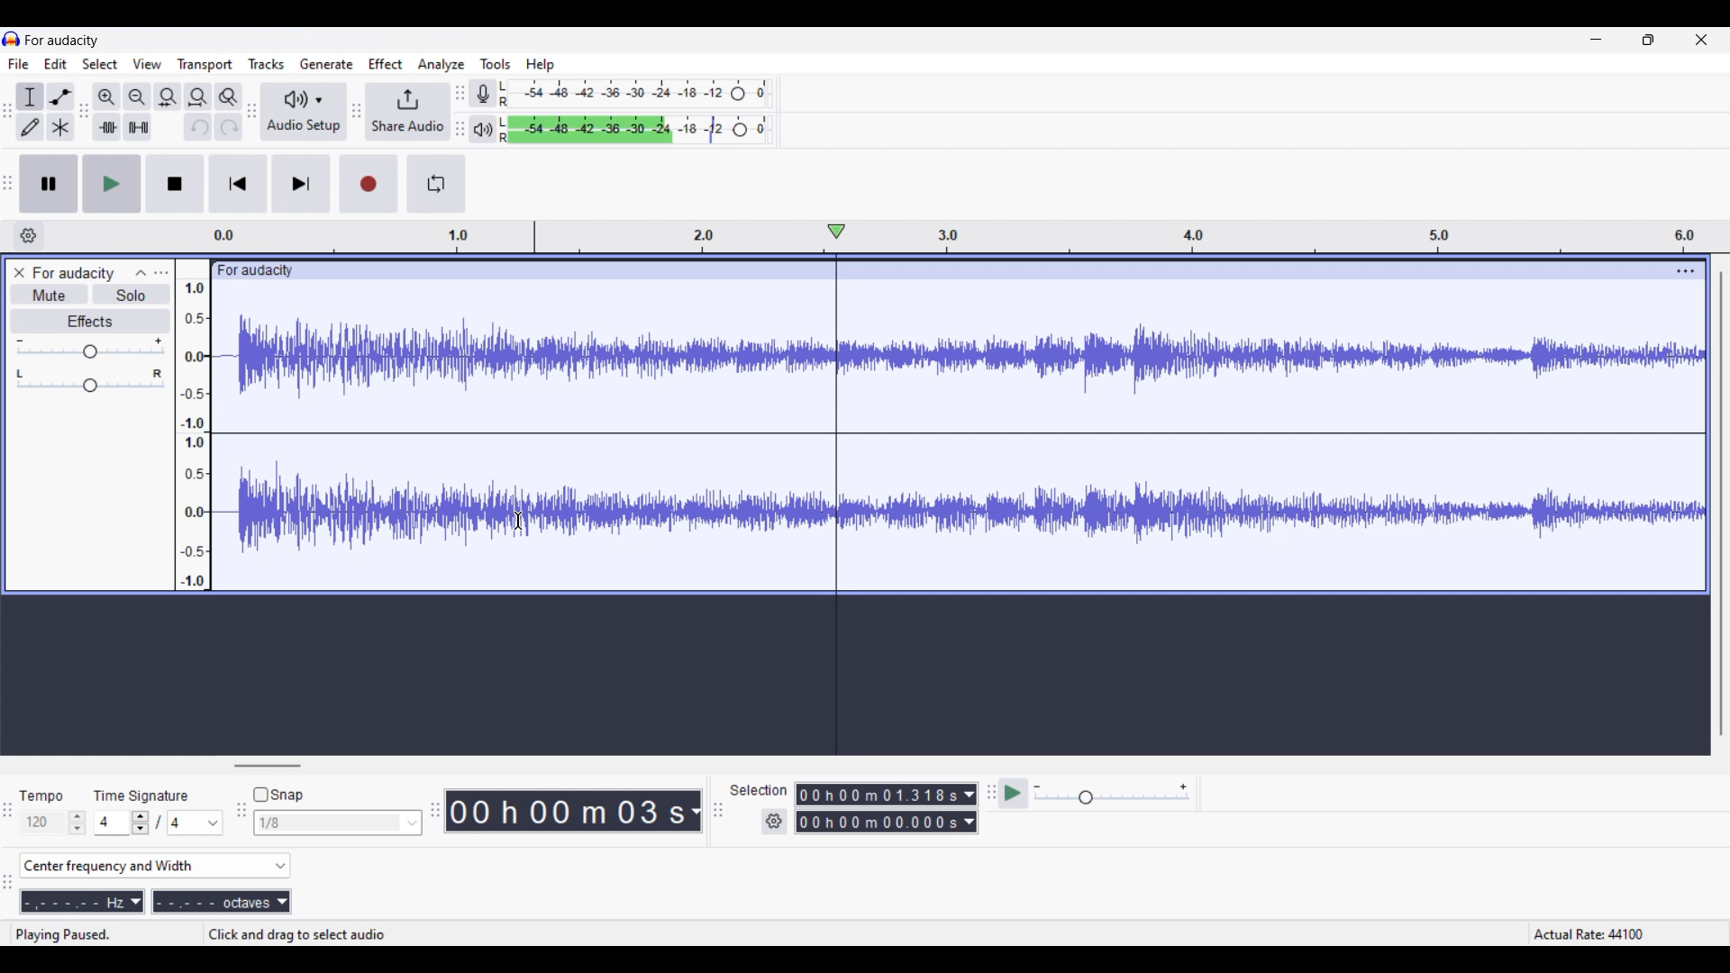 The image size is (1730, 973). Describe the element at coordinates (143, 796) in the screenshot. I see `Indicates Time Signature settings` at that location.